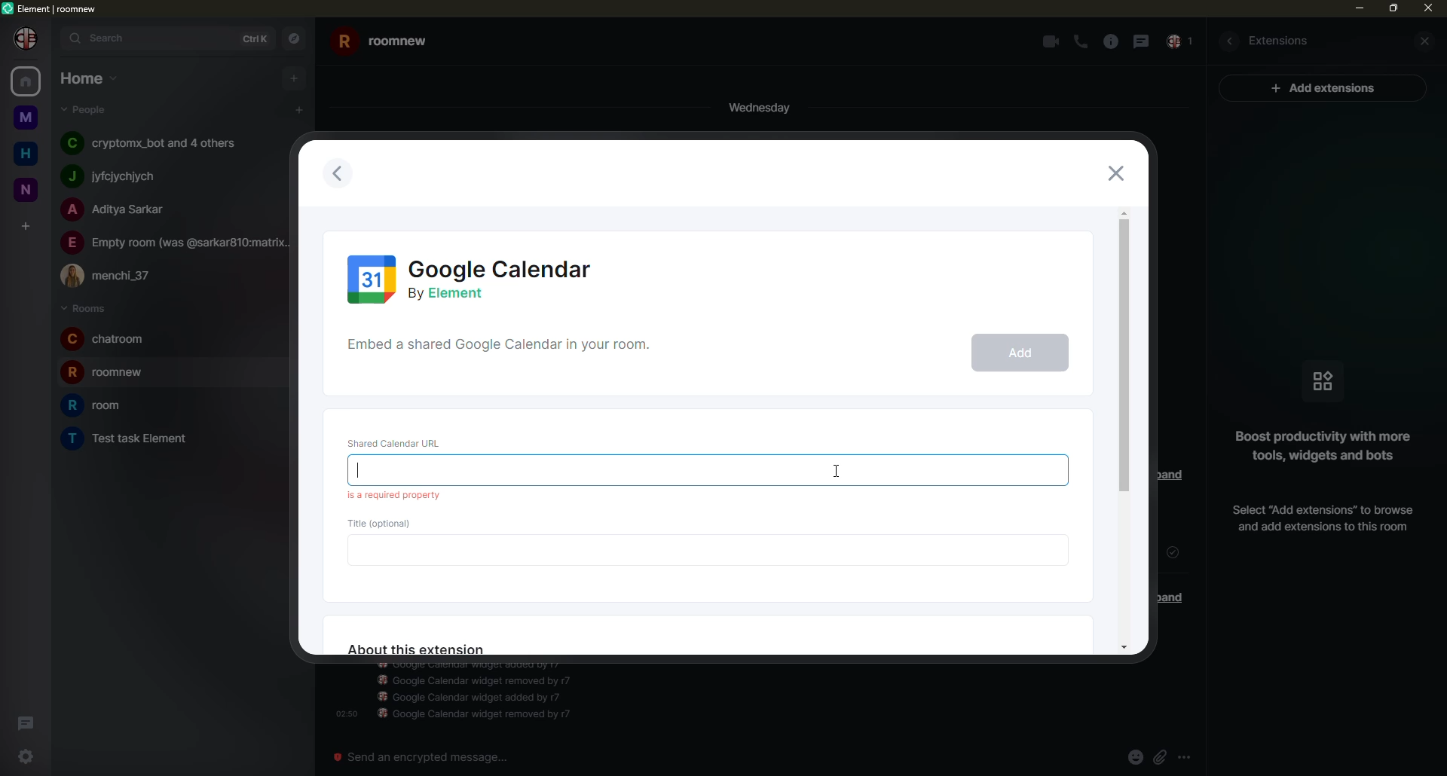  What do you see at coordinates (1354, 8) in the screenshot?
I see `min` at bounding box center [1354, 8].